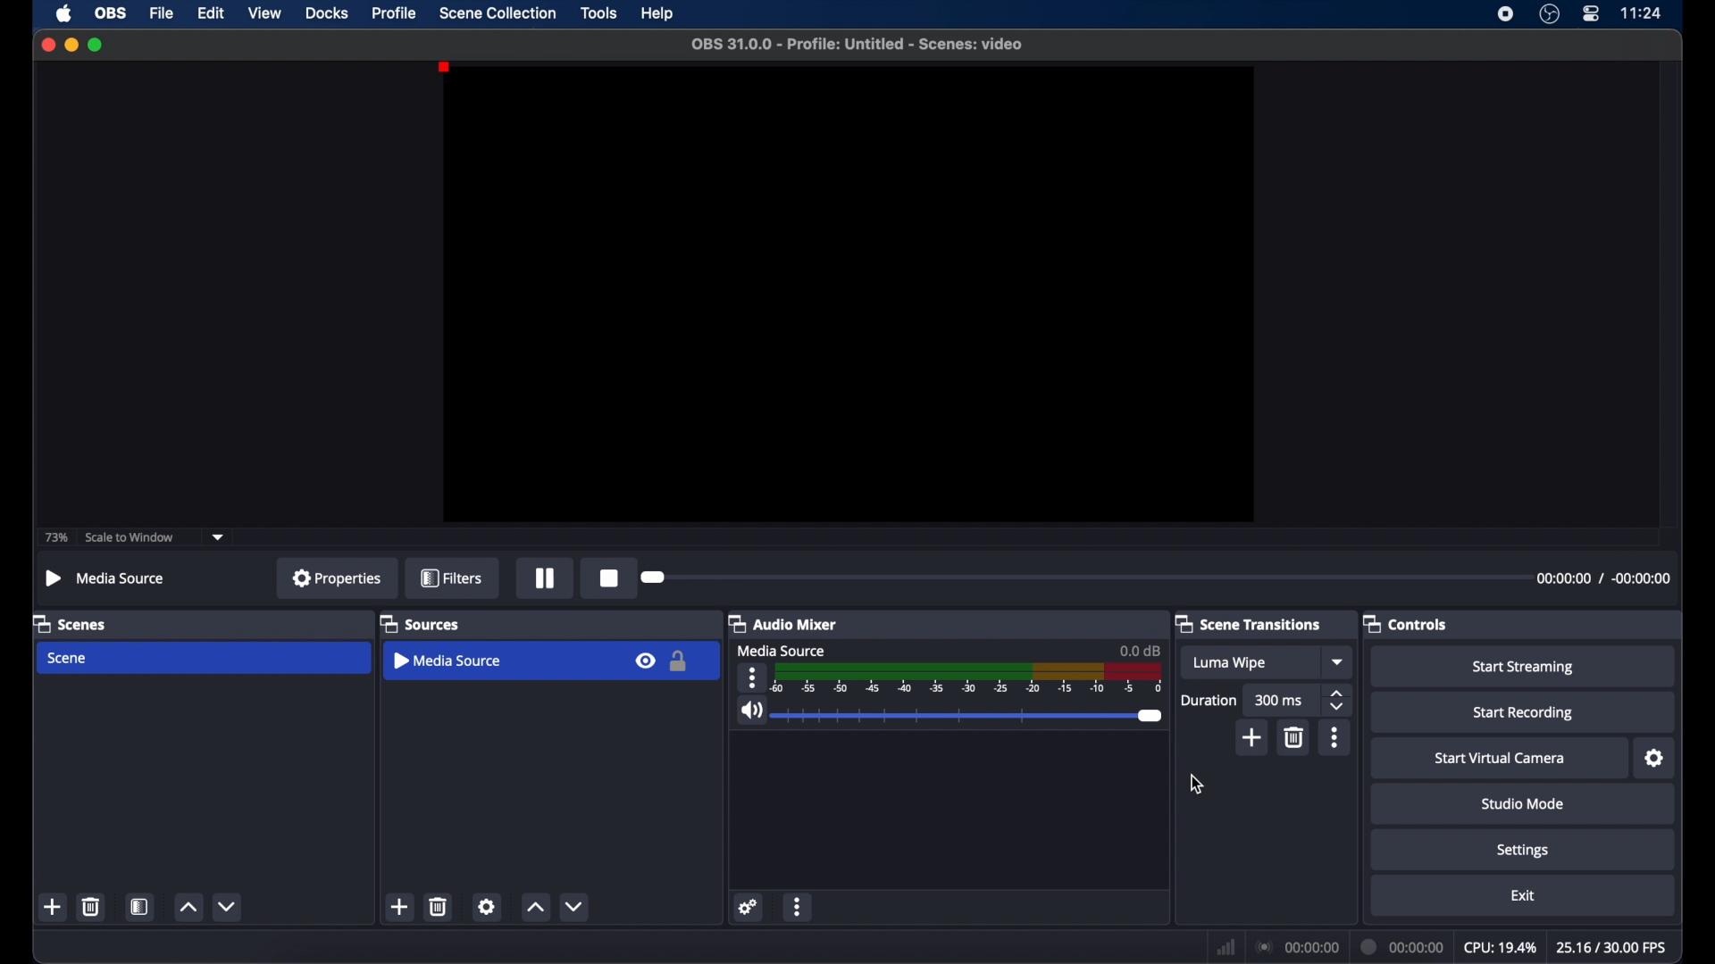 This screenshot has width=1715, height=964. Describe the element at coordinates (90, 906) in the screenshot. I see `delete` at that location.